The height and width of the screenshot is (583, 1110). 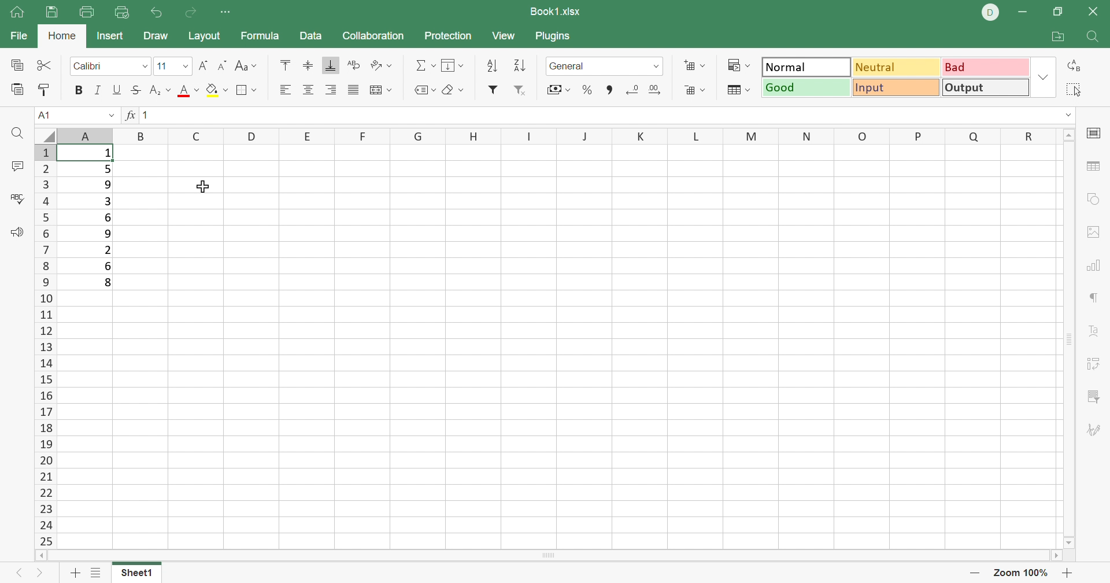 What do you see at coordinates (382, 63) in the screenshot?
I see `Orientation` at bounding box center [382, 63].